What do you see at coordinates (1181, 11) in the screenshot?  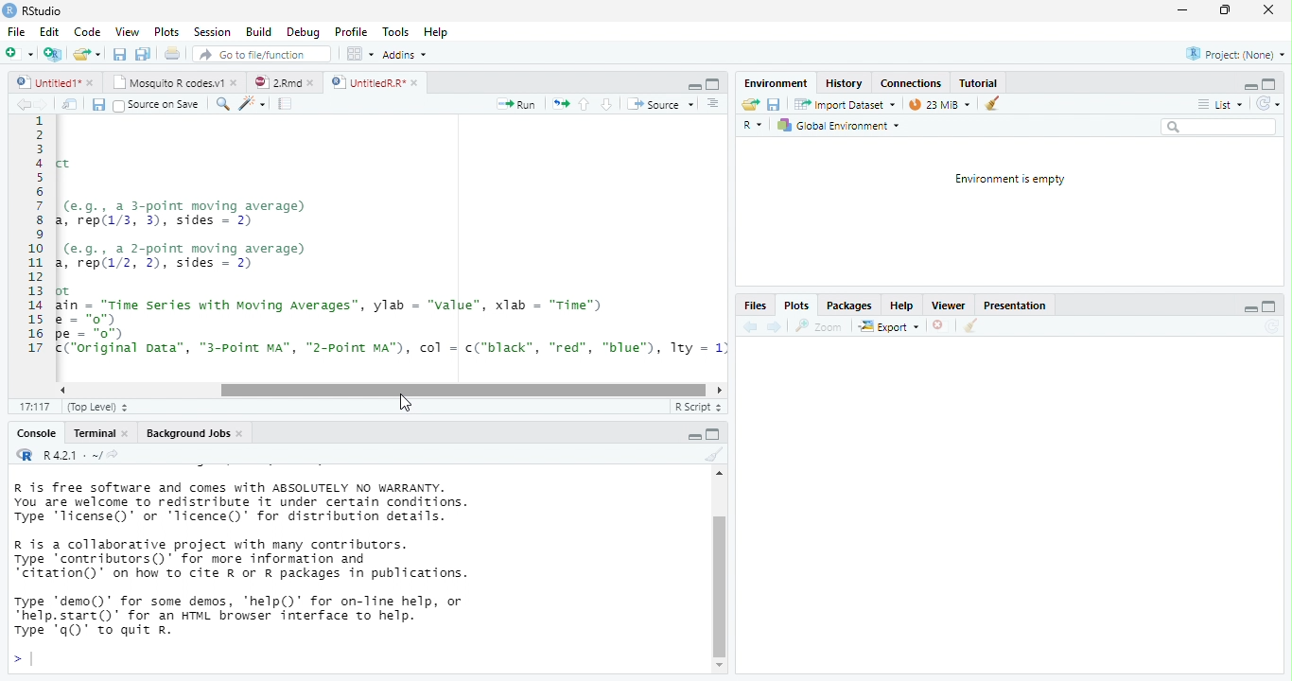 I see `minimize` at bounding box center [1181, 11].